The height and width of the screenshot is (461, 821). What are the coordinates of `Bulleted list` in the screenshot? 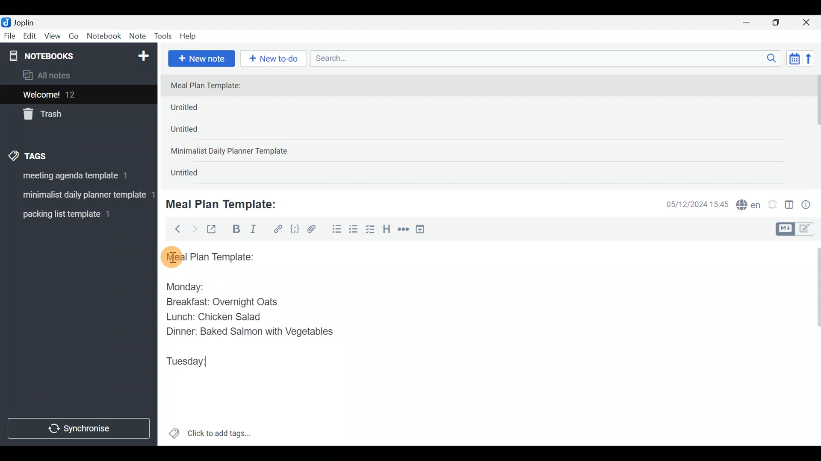 It's located at (335, 230).